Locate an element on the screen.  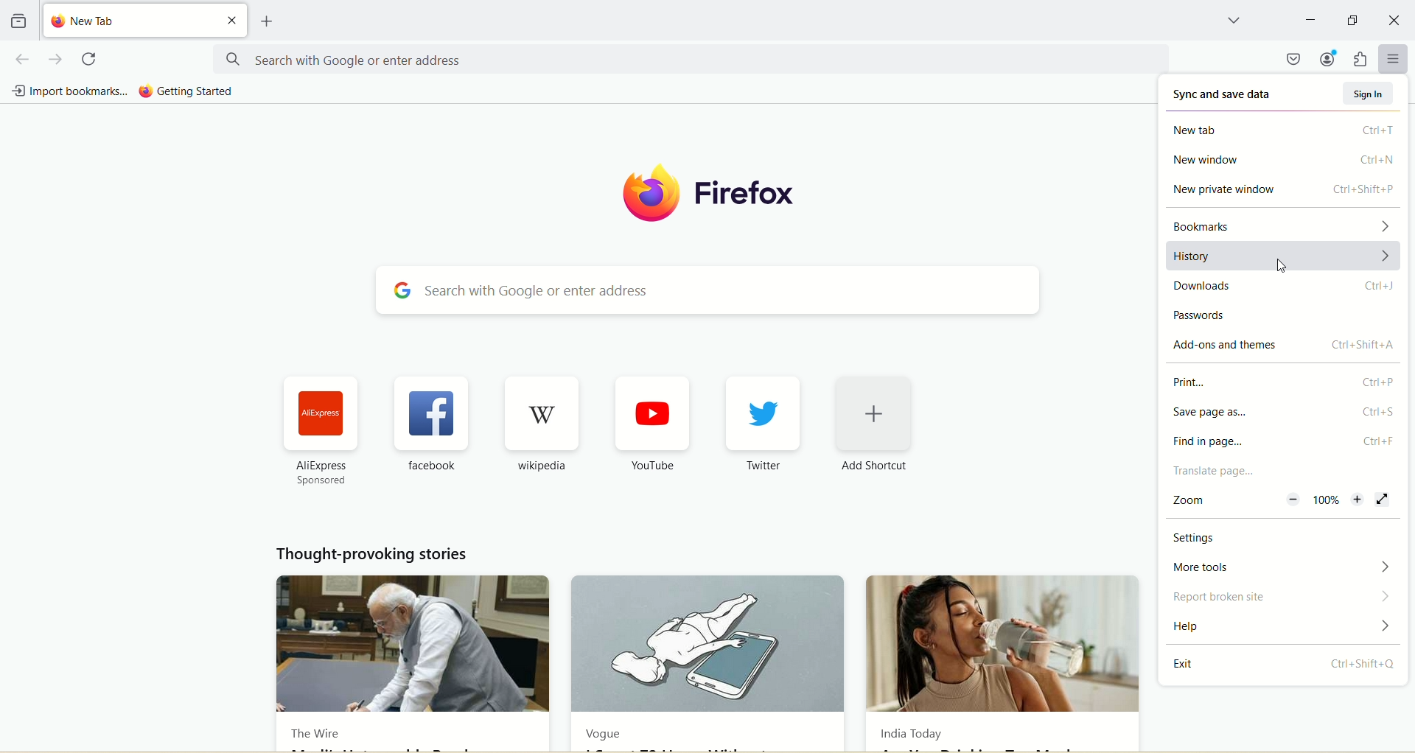
maximize is located at coordinates (1354, 18).